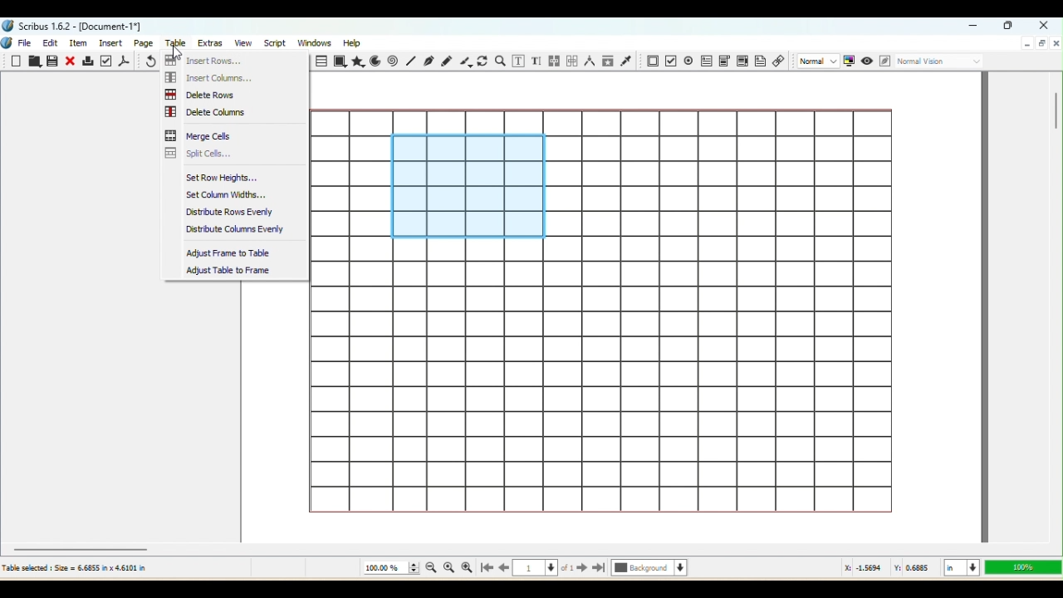 The width and height of the screenshot is (1063, 598). What do you see at coordinates (75, 567) in the screenshot?
I see `Table selected Size 6.6855 in x 4.6101 in` at bounding box center [75, 567].